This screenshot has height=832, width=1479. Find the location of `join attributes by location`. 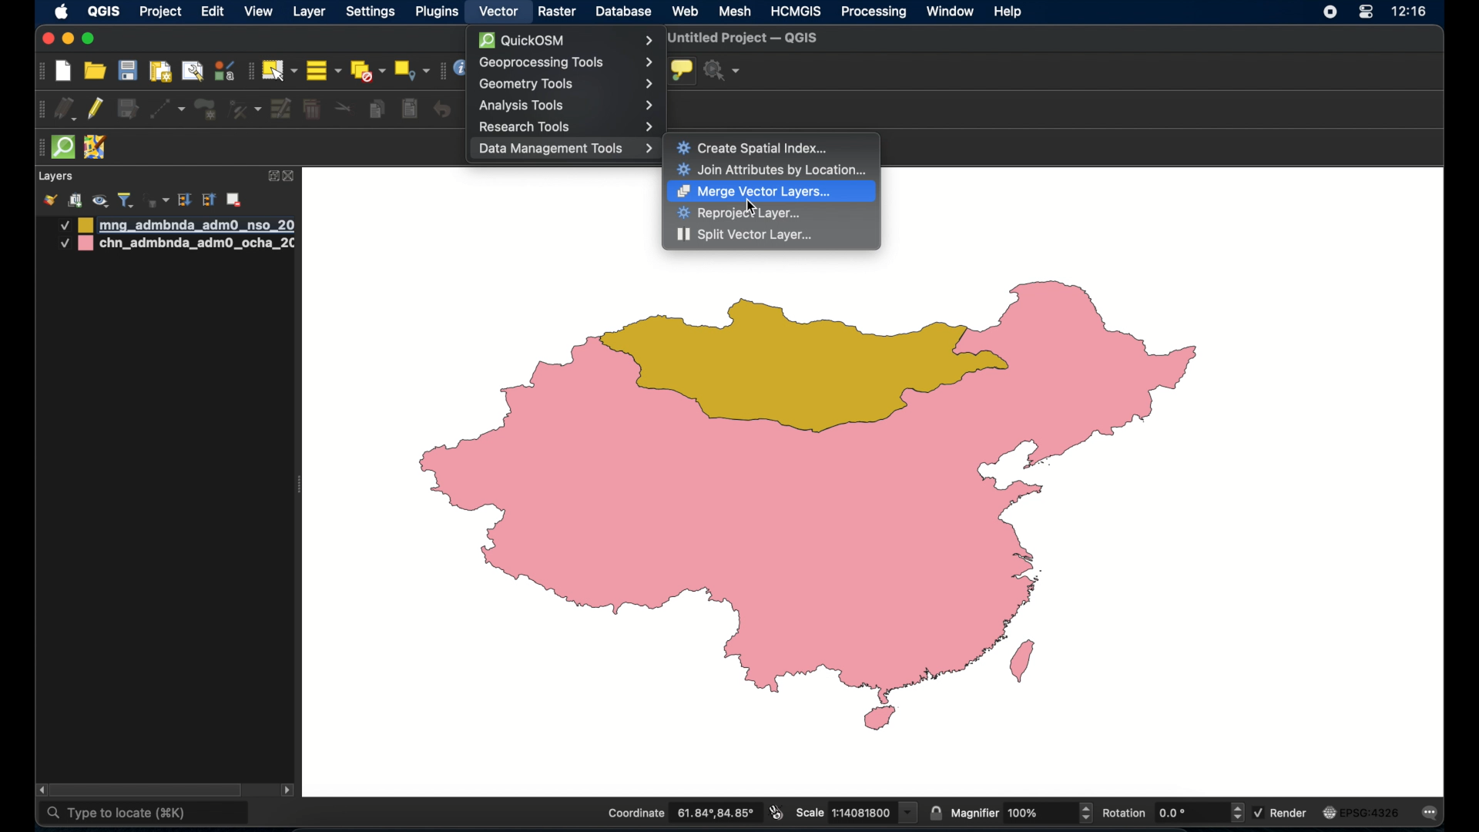

join attributes by location is located at coordinates (773, 170).